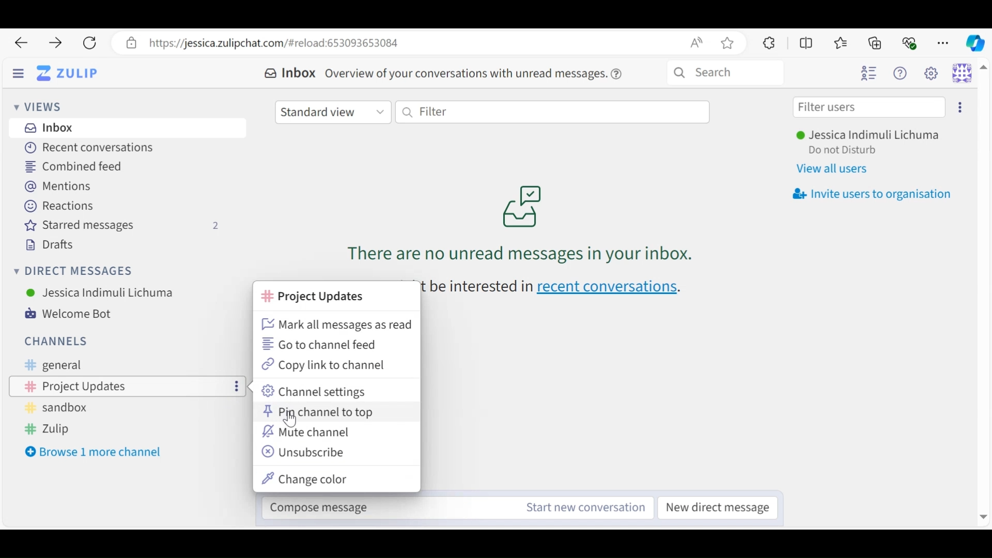 The image size is (992, 558). Describe the element at coordinates (869, 107) in the screenshot. I see `Filter users` at that location.